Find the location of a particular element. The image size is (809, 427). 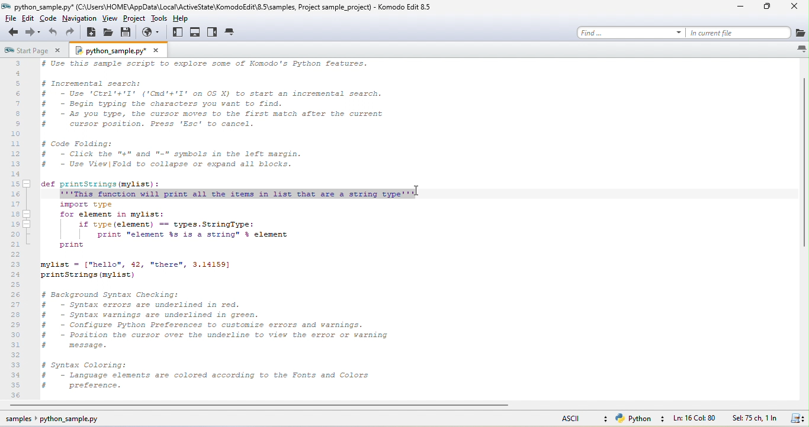

help is located at coordinates (185, 20).